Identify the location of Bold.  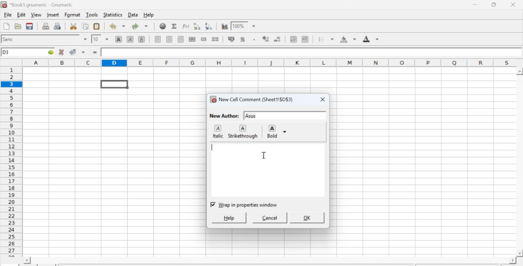
(279, 131).